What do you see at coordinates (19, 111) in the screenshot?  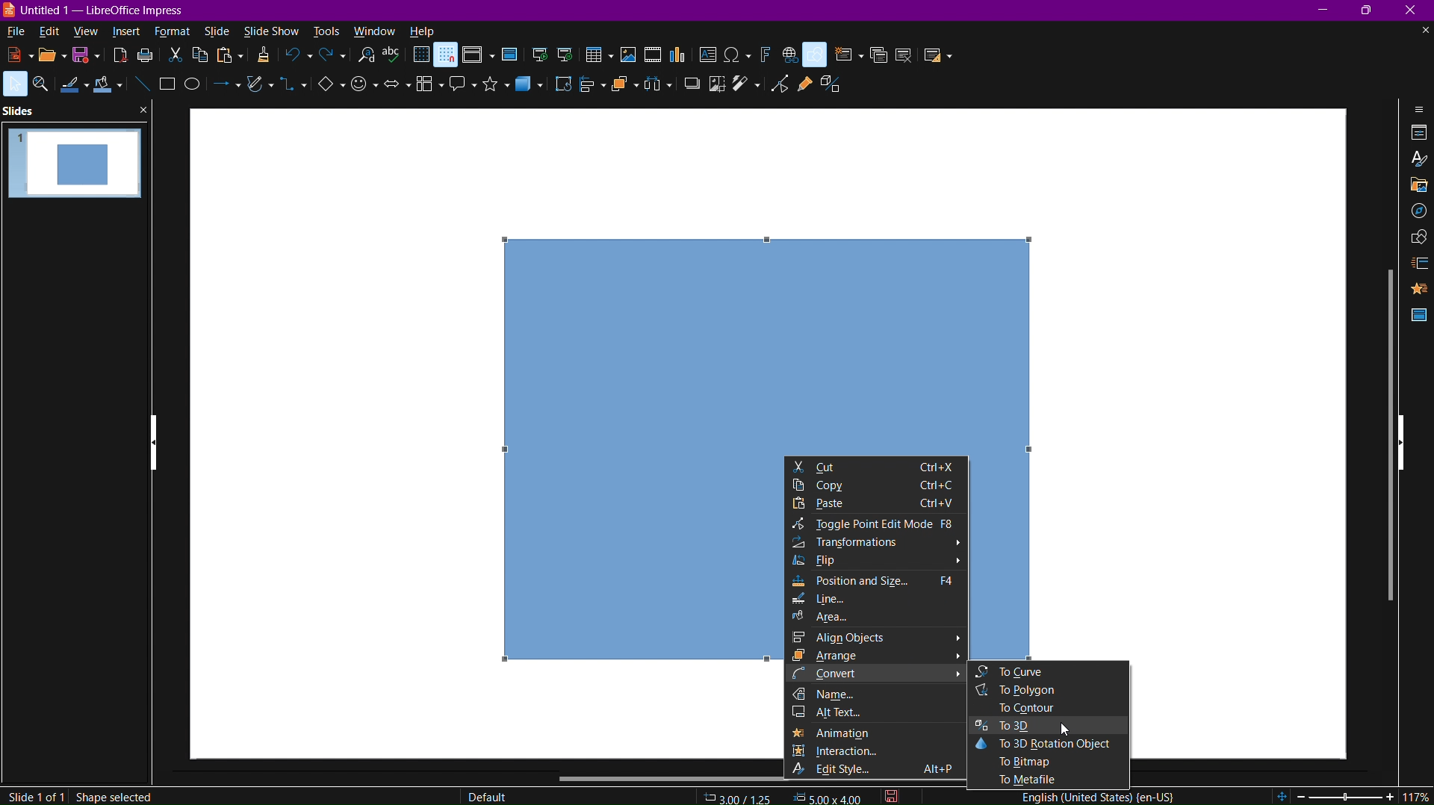 I see `Slides` at bounding box center [19, 111].